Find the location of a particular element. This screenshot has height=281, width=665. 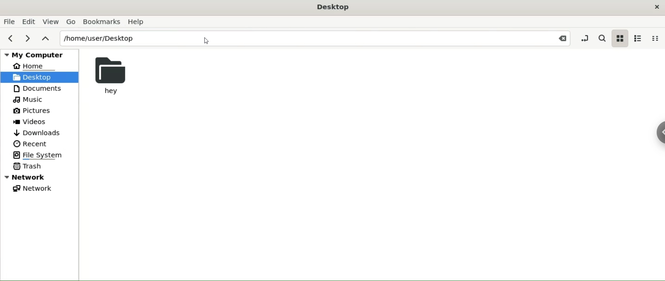

pictures is located at coordinates (32, 111).